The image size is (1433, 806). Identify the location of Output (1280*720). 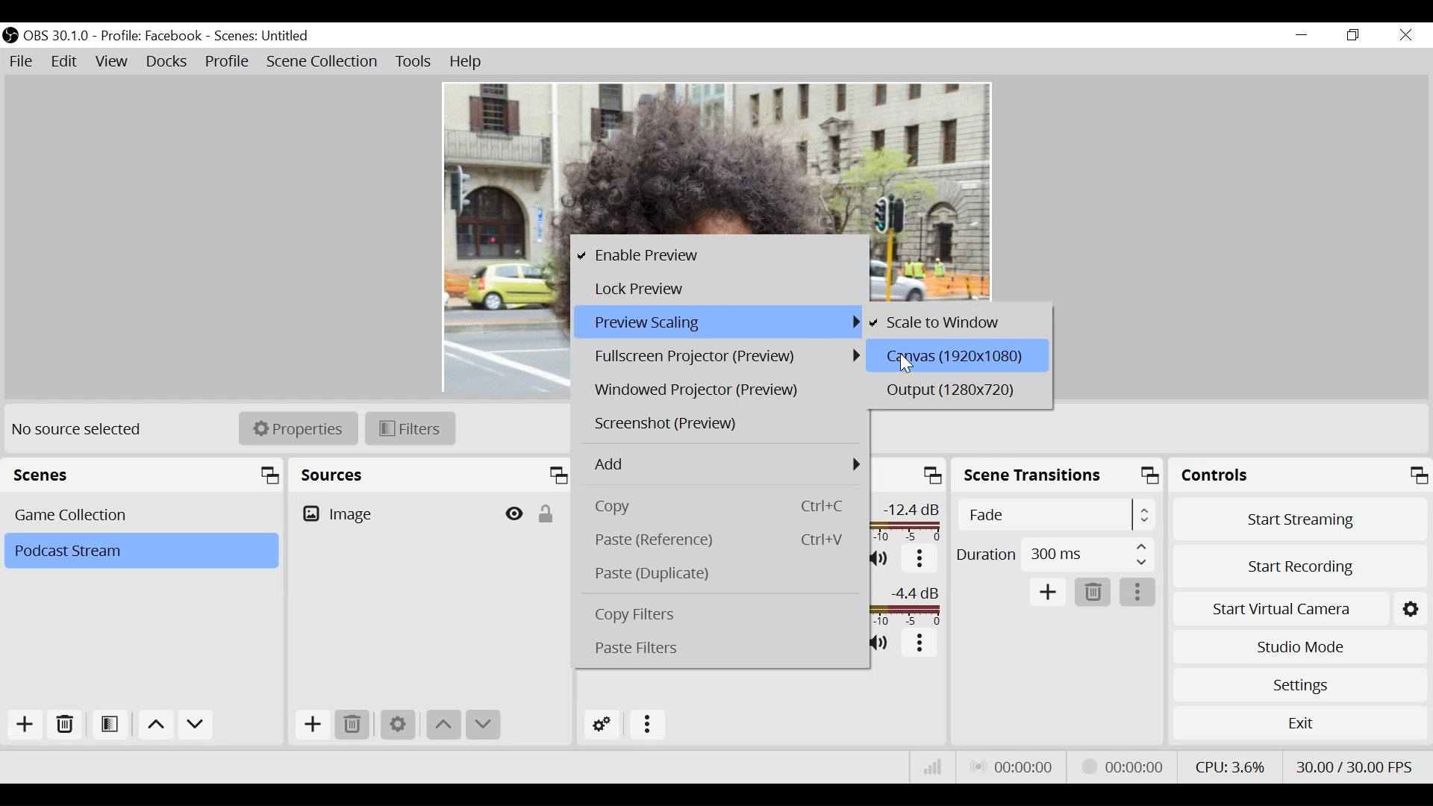
(955, 390).